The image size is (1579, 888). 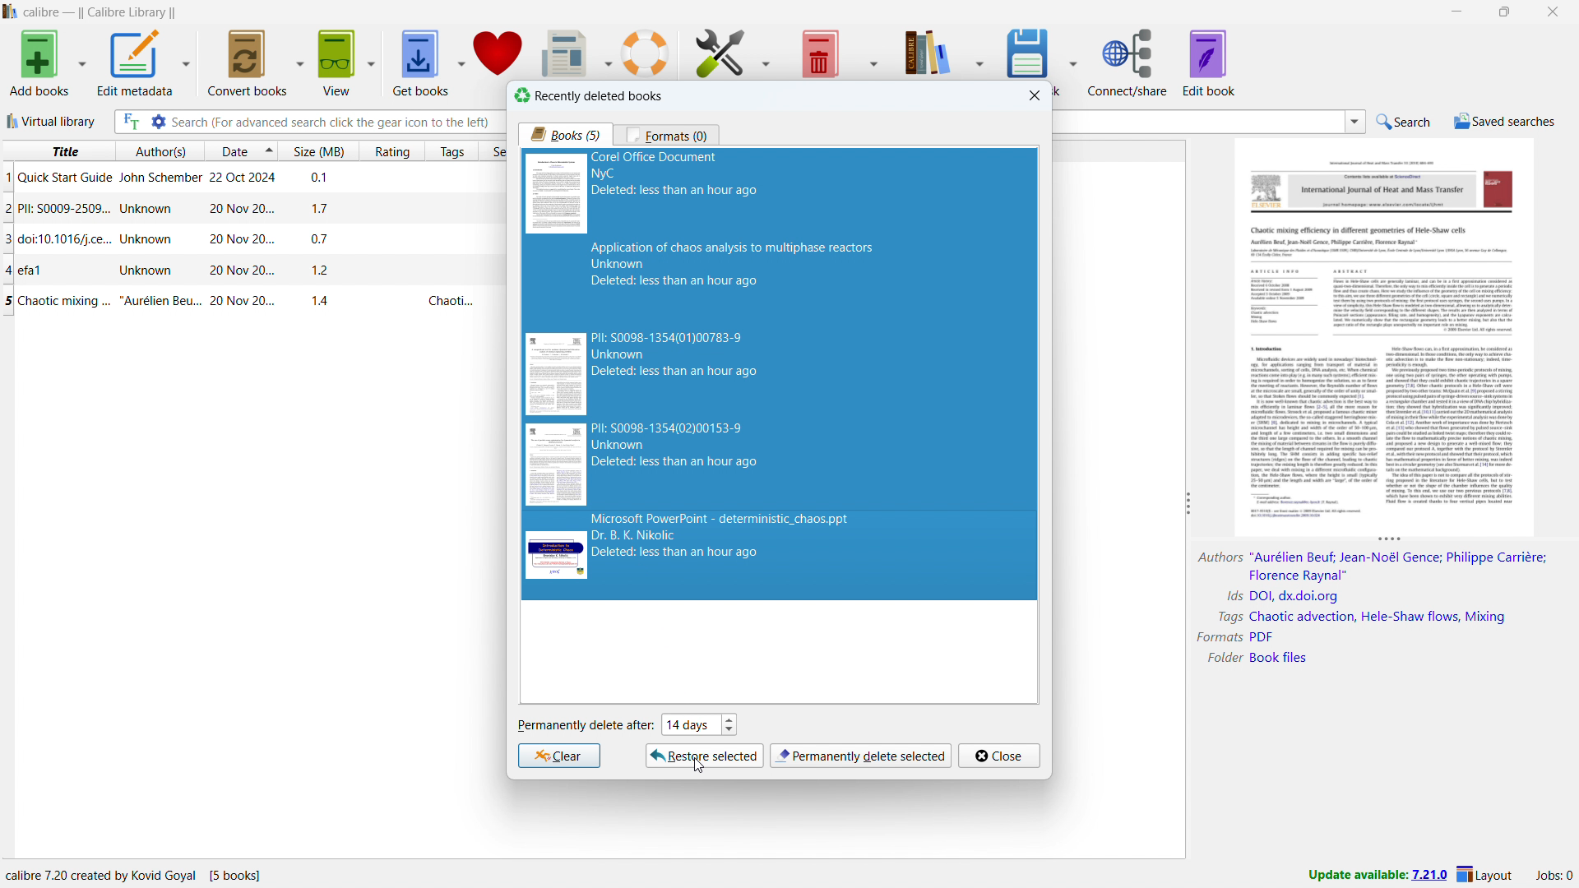 I want to click on maximize , so click(x=1504, y=12).